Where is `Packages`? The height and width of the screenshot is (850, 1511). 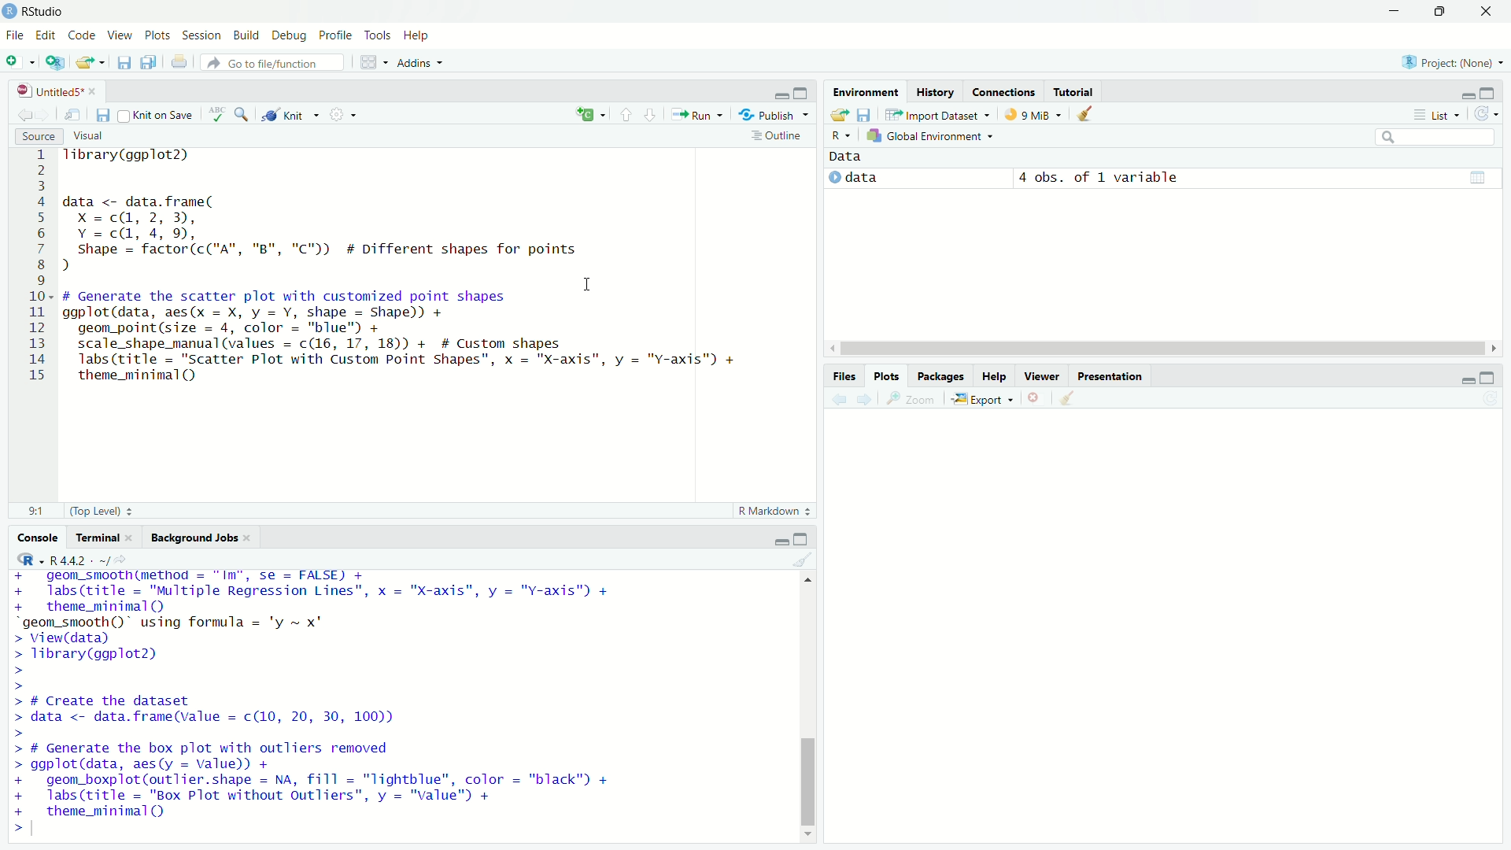
Packages is located at coordinates (940, 375).